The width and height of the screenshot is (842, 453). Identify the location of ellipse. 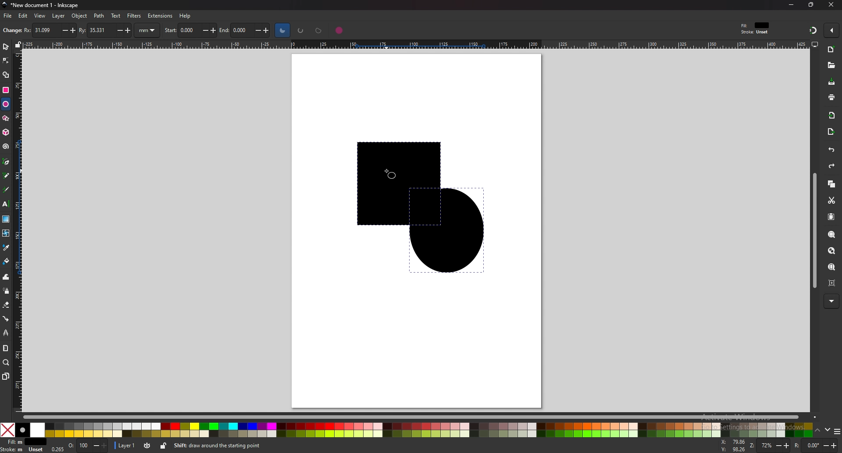
(6, 104).